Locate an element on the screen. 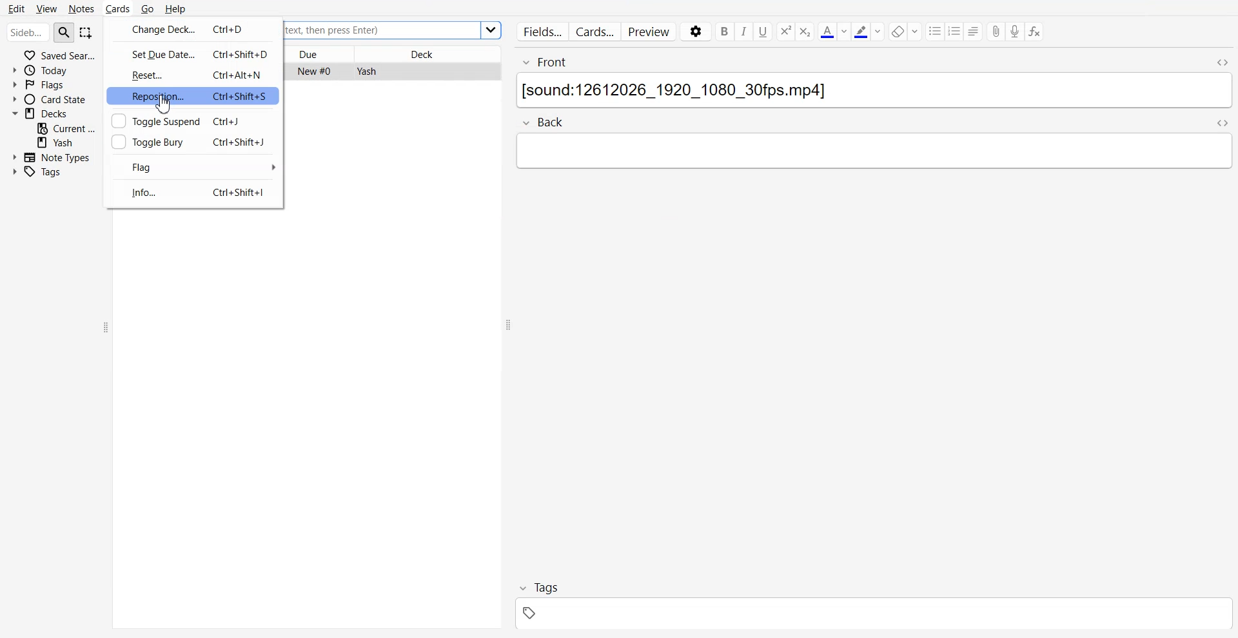 This screenshot has height=638, width=1238. Toggle Suspend is located at coordinates (152, 120).